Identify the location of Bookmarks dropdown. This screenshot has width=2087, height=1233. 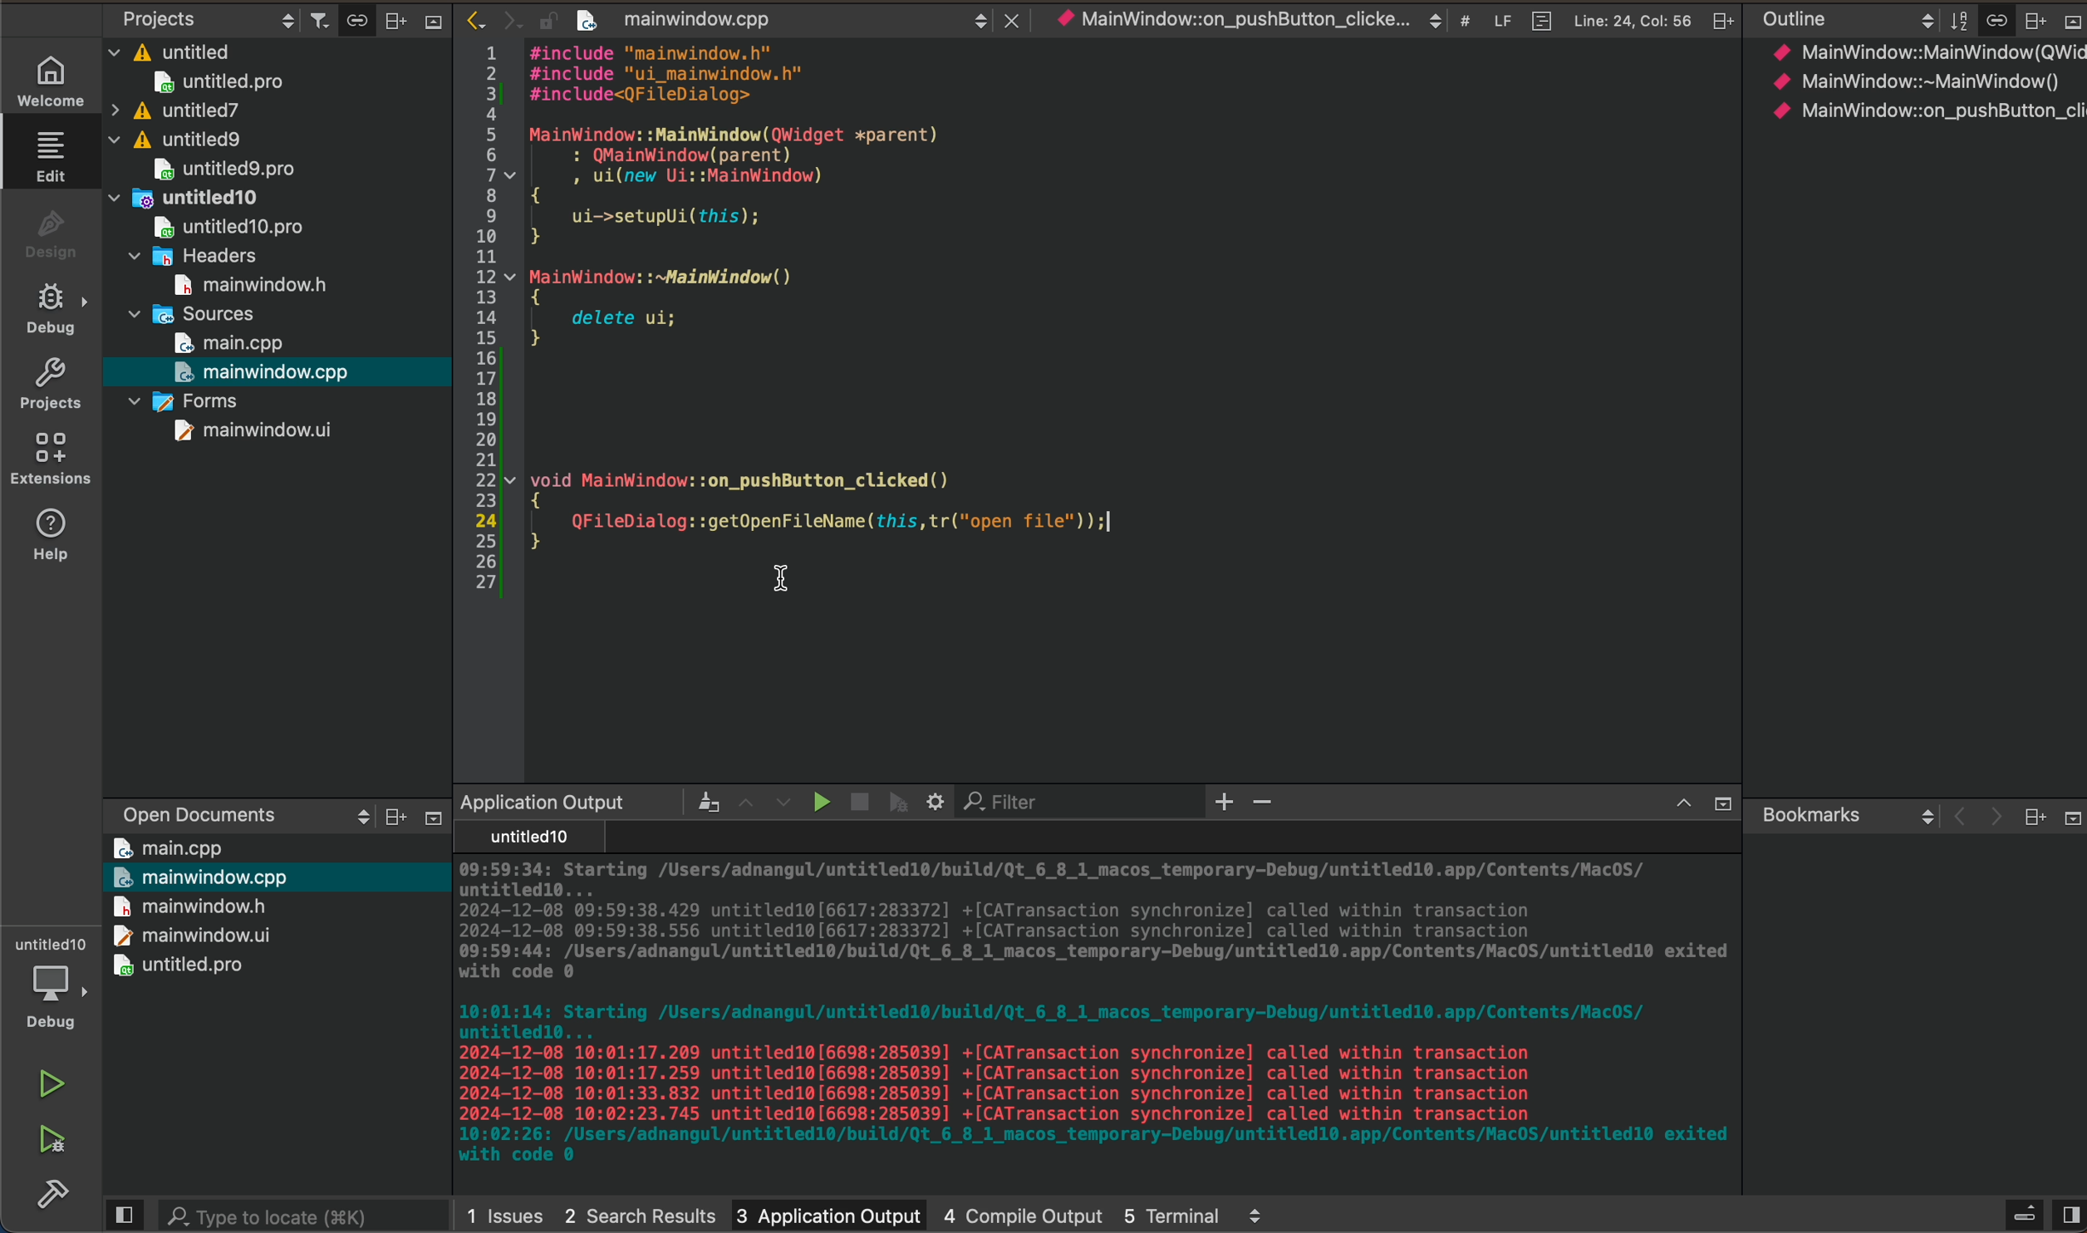
(1844, 813).